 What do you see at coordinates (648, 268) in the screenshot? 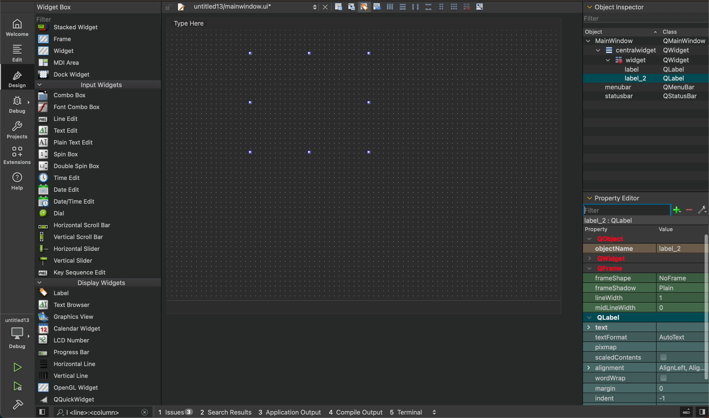
I see `` at bounding box center [648, 268].